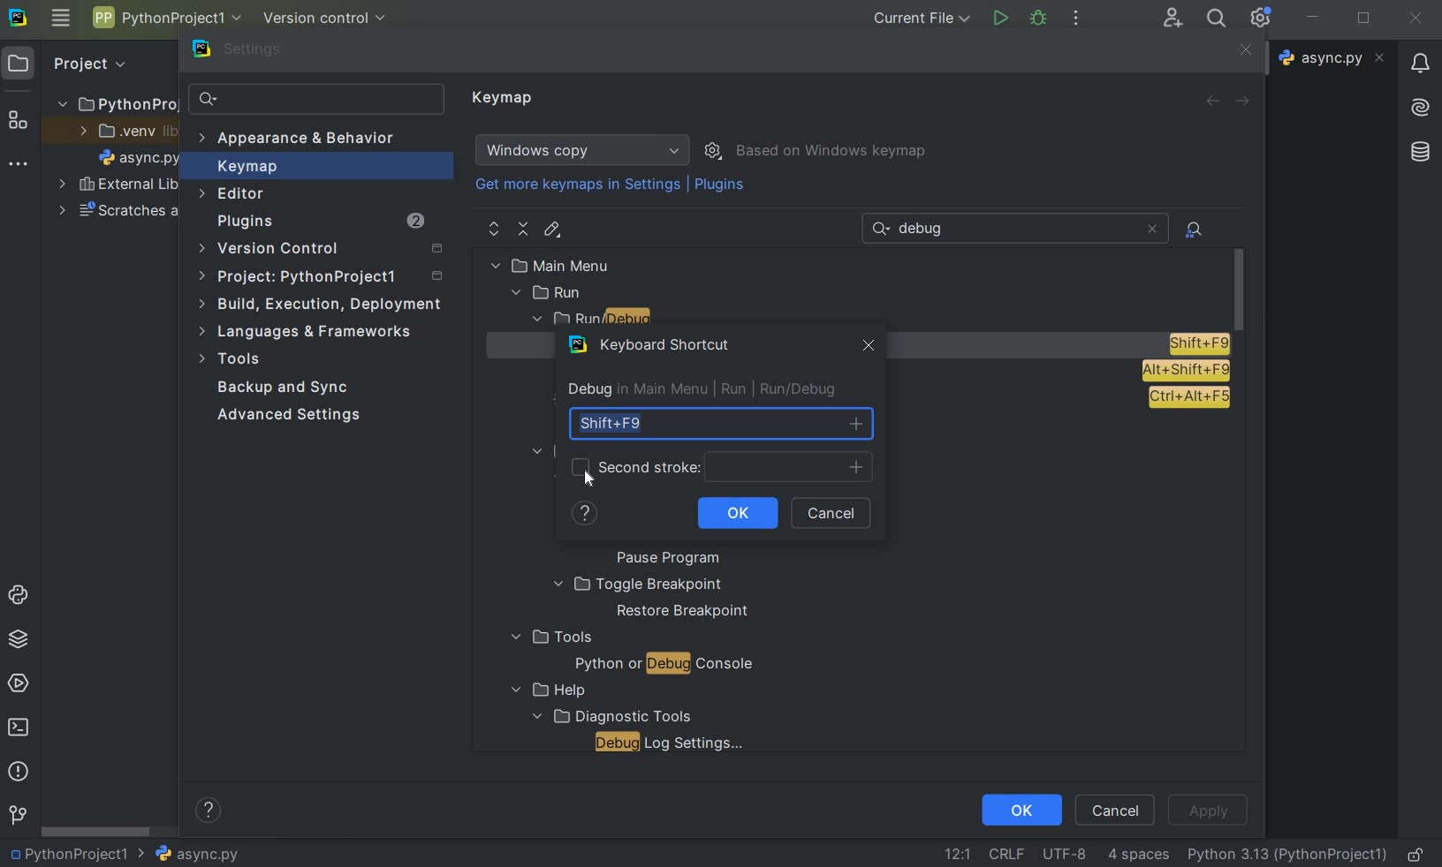  Describe the element at coordinates (1151, 229) in the screenshot. I see `close` at that location.